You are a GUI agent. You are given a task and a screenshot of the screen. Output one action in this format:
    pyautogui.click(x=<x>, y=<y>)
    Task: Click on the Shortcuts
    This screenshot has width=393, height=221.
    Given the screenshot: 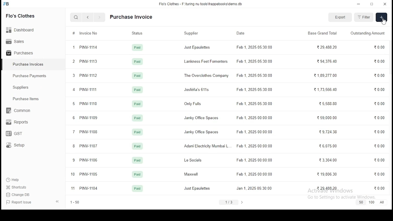 What is the action you would take?
    pyautogui.click(x=19, y=187)
    